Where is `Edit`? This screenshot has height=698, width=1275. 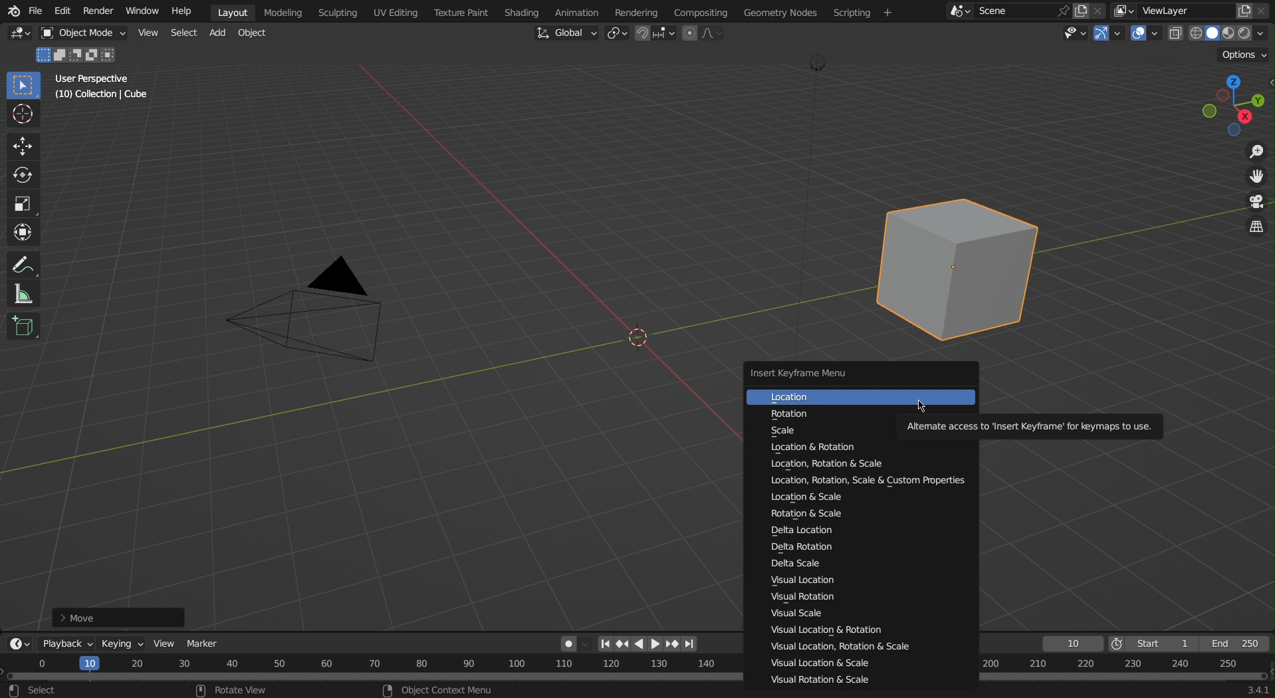
Edit is located at coordinates (60, 11).